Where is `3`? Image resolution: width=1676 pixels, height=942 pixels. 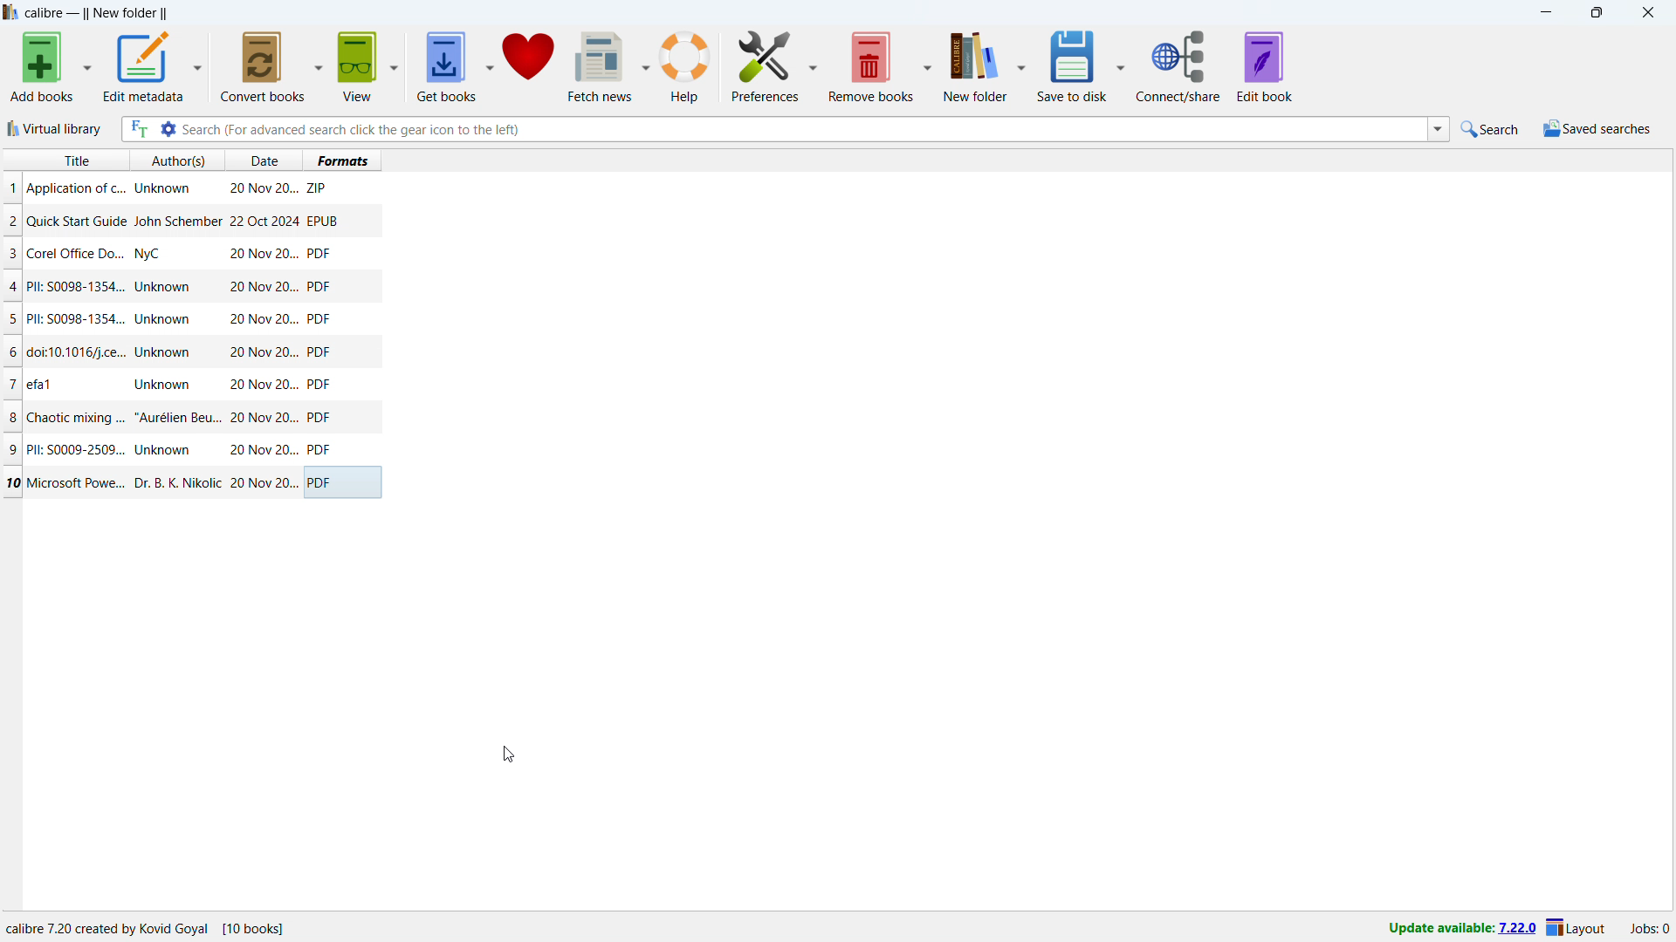 3 is located at coordinates (12, 254).